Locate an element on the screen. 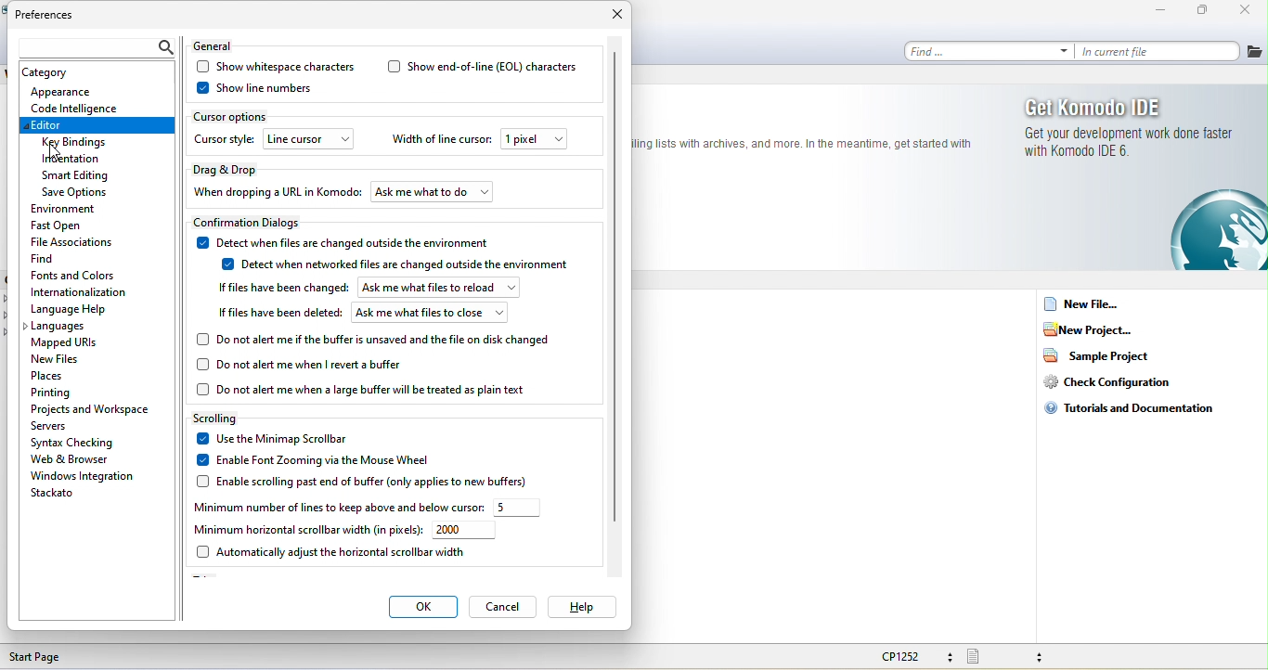 The width and height of the screenshot is (1268, 670). cursor movement is located at coordinates (58, 155).